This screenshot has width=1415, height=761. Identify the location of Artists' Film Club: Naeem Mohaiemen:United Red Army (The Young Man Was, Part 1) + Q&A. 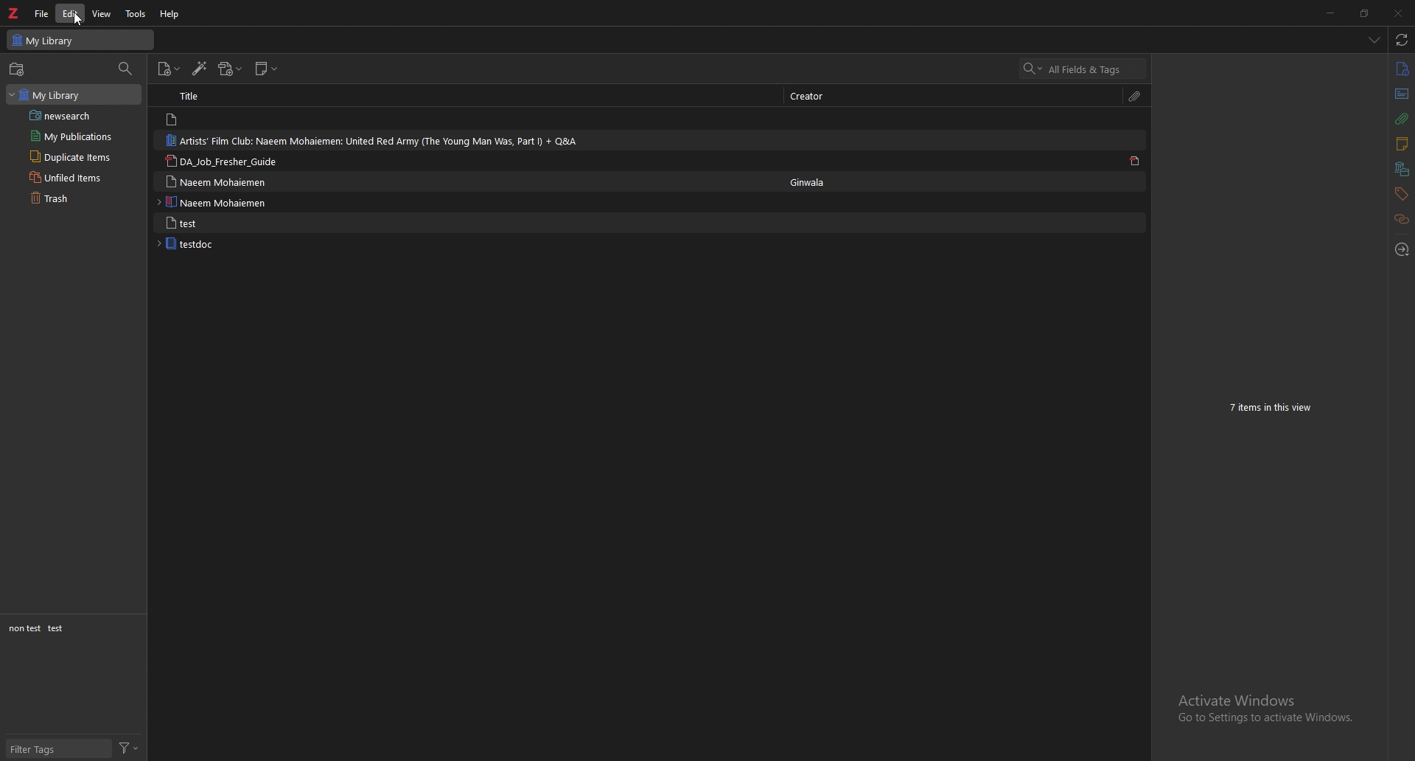
(372, 140).